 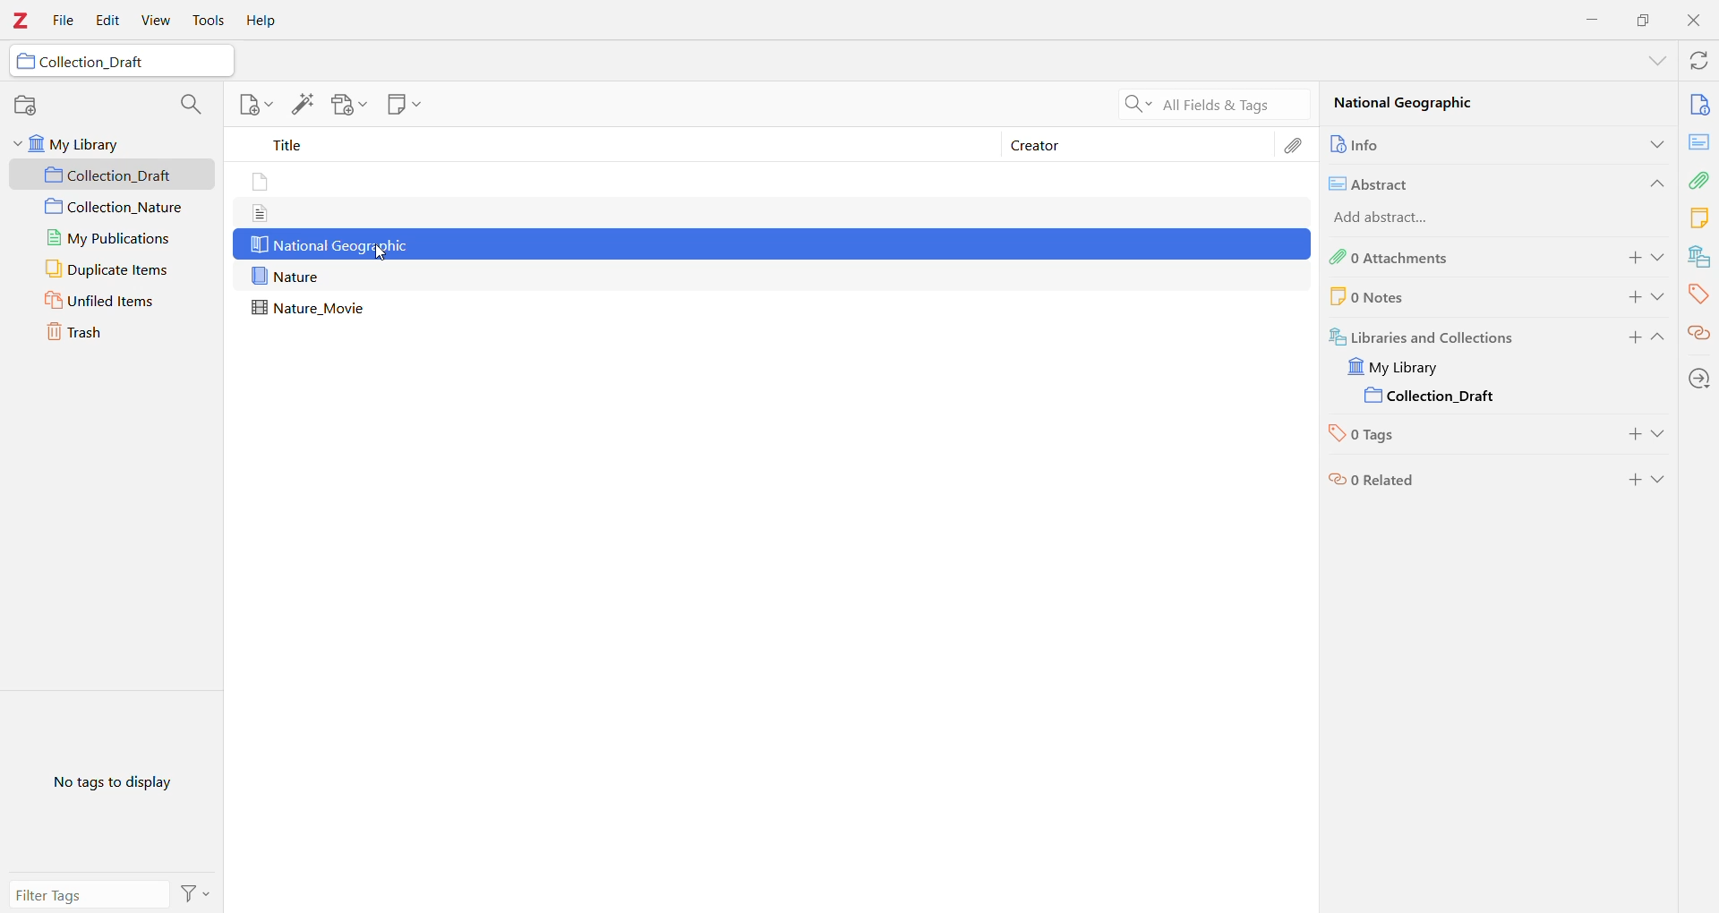 I want to click on Related, so click(x=1699, y=332).